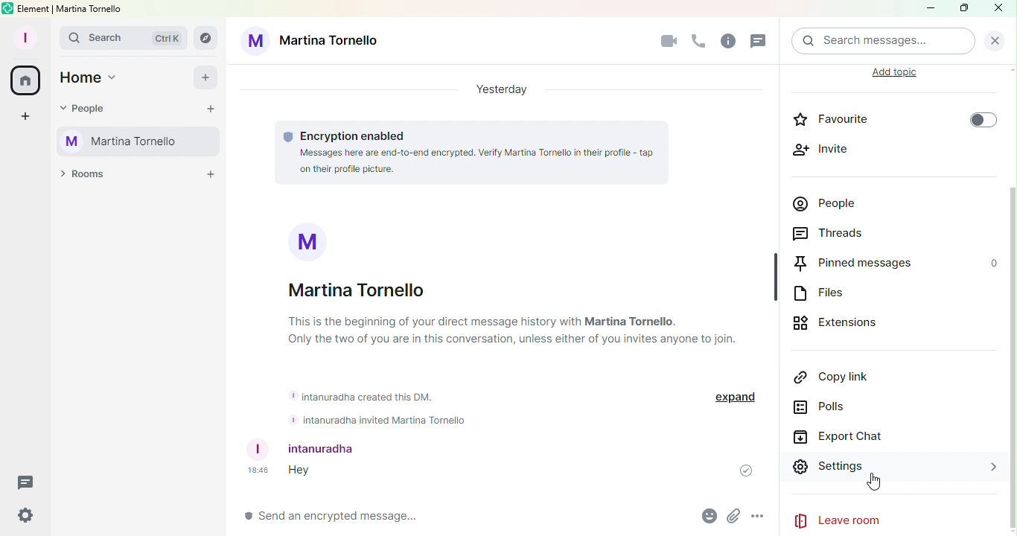  I want to click on Martina Tornello, so click(134, 139).